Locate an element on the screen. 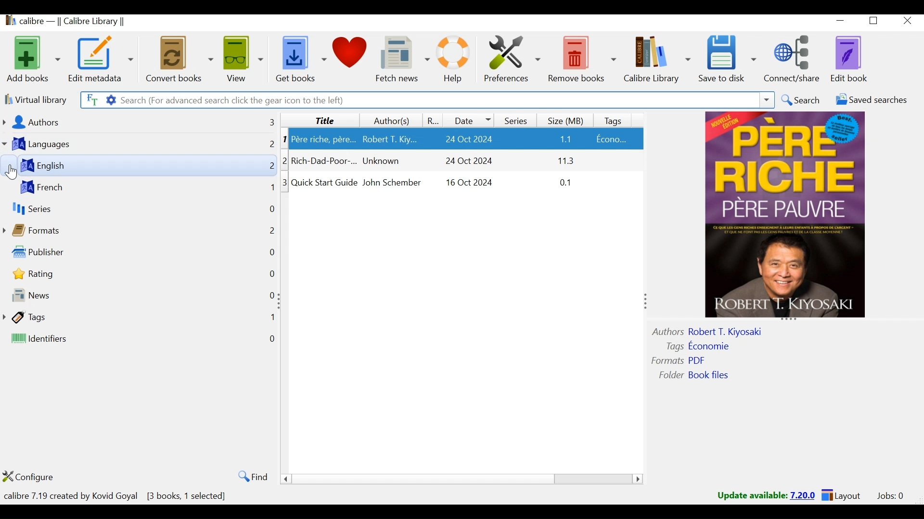  Identifiers is located at coordinates (86, 340).